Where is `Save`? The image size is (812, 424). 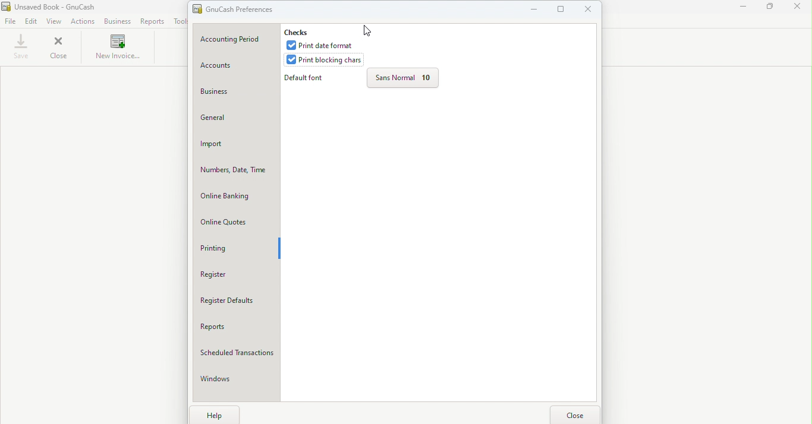 Save is located at coordinates (21, 47).